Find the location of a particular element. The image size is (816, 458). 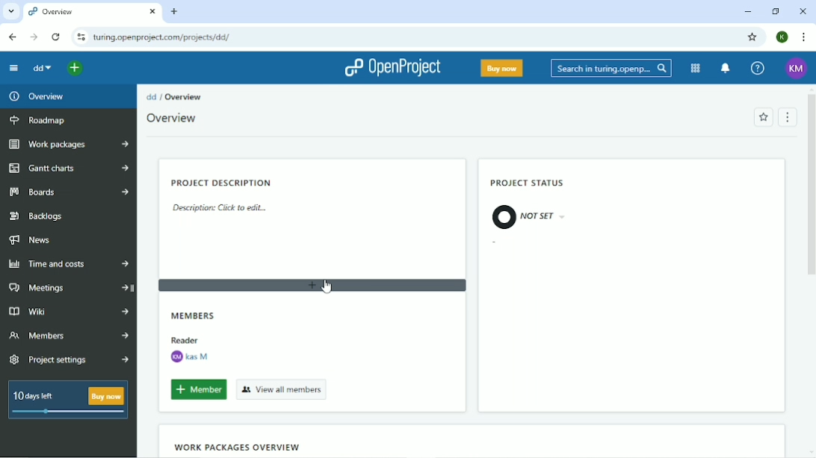

Collapse project menu is located at coordinates (14, 69).